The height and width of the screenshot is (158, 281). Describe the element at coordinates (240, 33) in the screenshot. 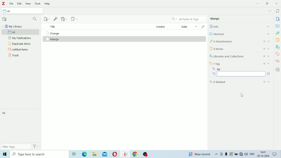

I see `Abstract` at that location.